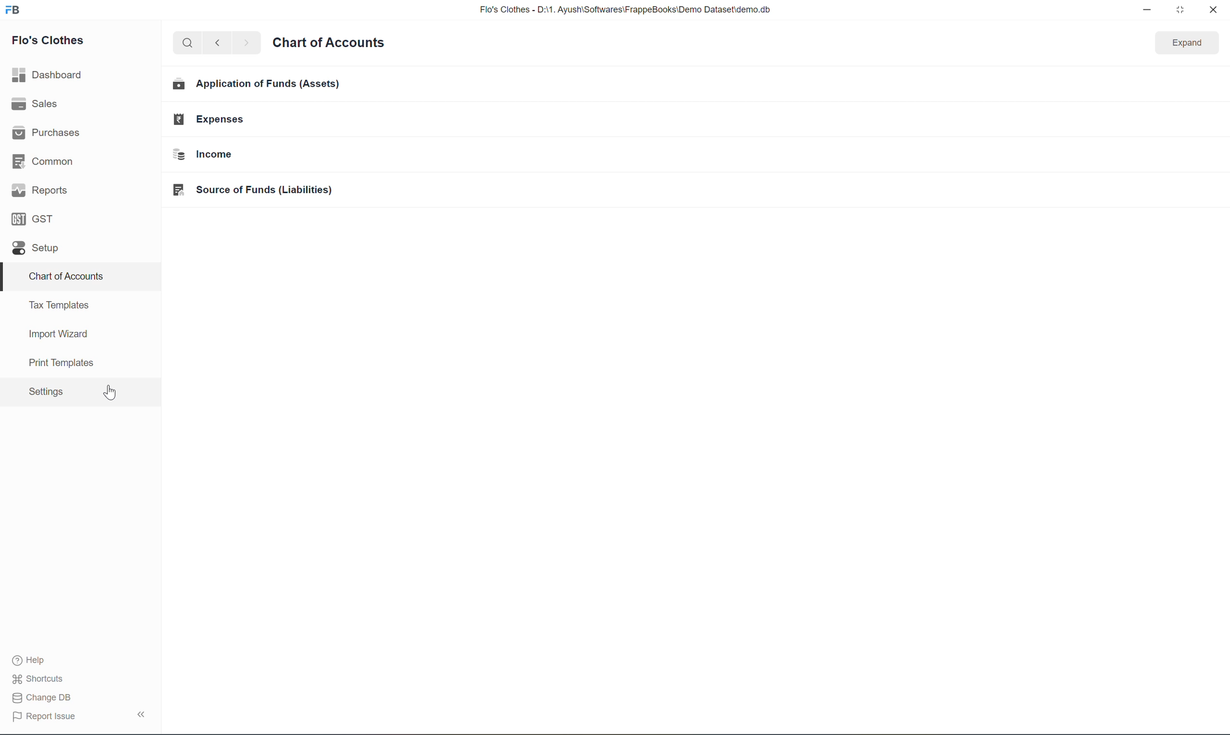 This screenshot has width=1230, height=735. I want to click on Flo's Clothes - D:\1. Ayush\Softwares\FrappeBooks\Demo Dataset\demo.db, so click(624, 9).